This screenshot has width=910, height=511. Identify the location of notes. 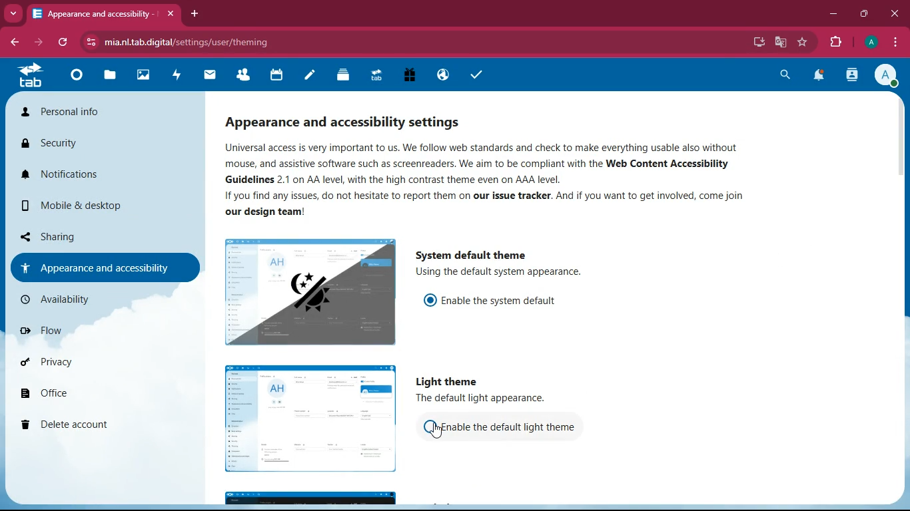
(306, 77).